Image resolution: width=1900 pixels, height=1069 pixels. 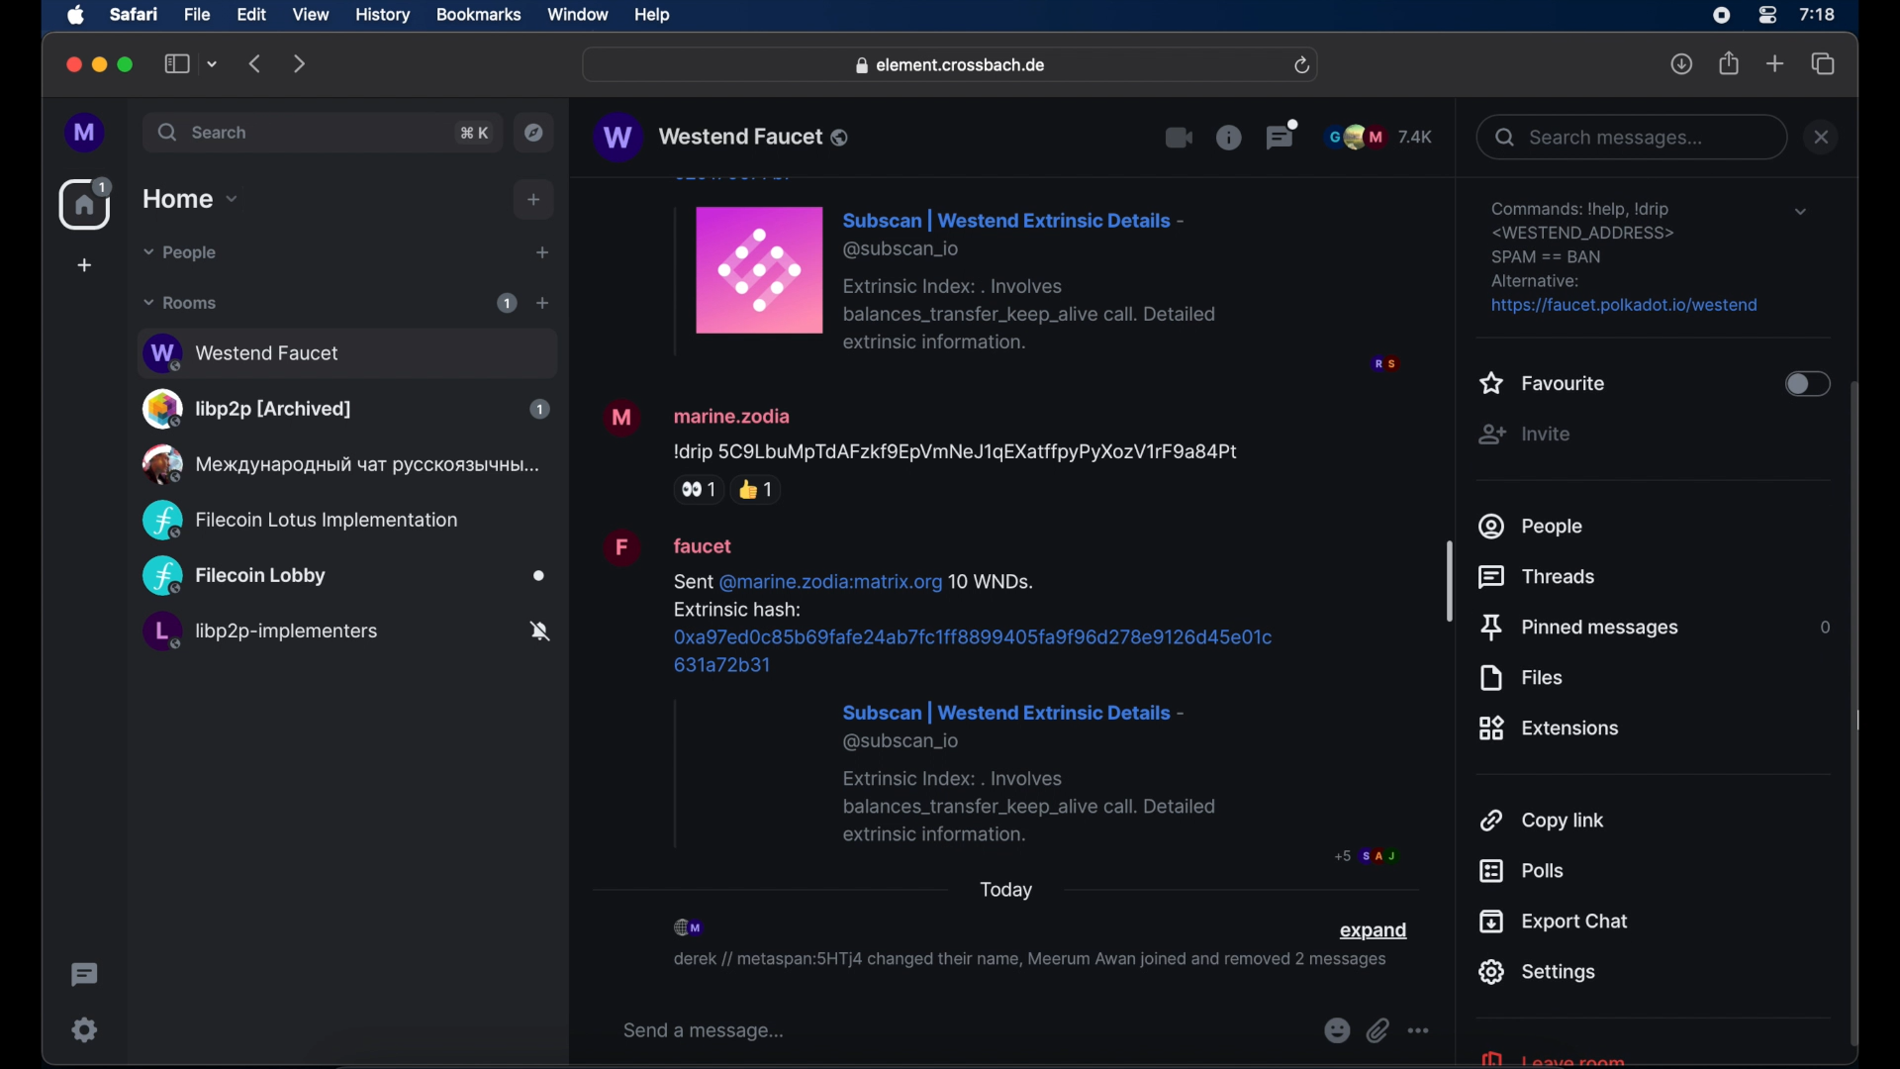 I want to click on today, so click(x=1007, y=890).